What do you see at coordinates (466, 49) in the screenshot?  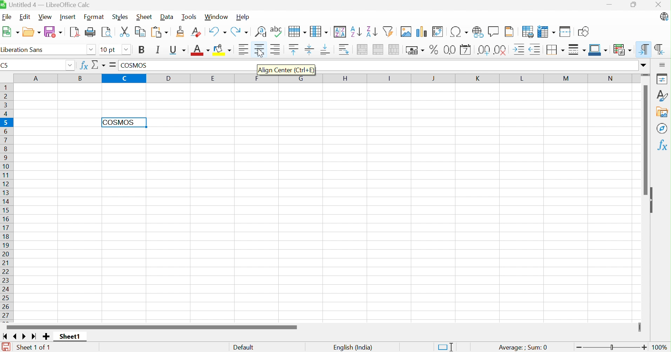 I see `Format as Date` at bounding box center [466, 49].